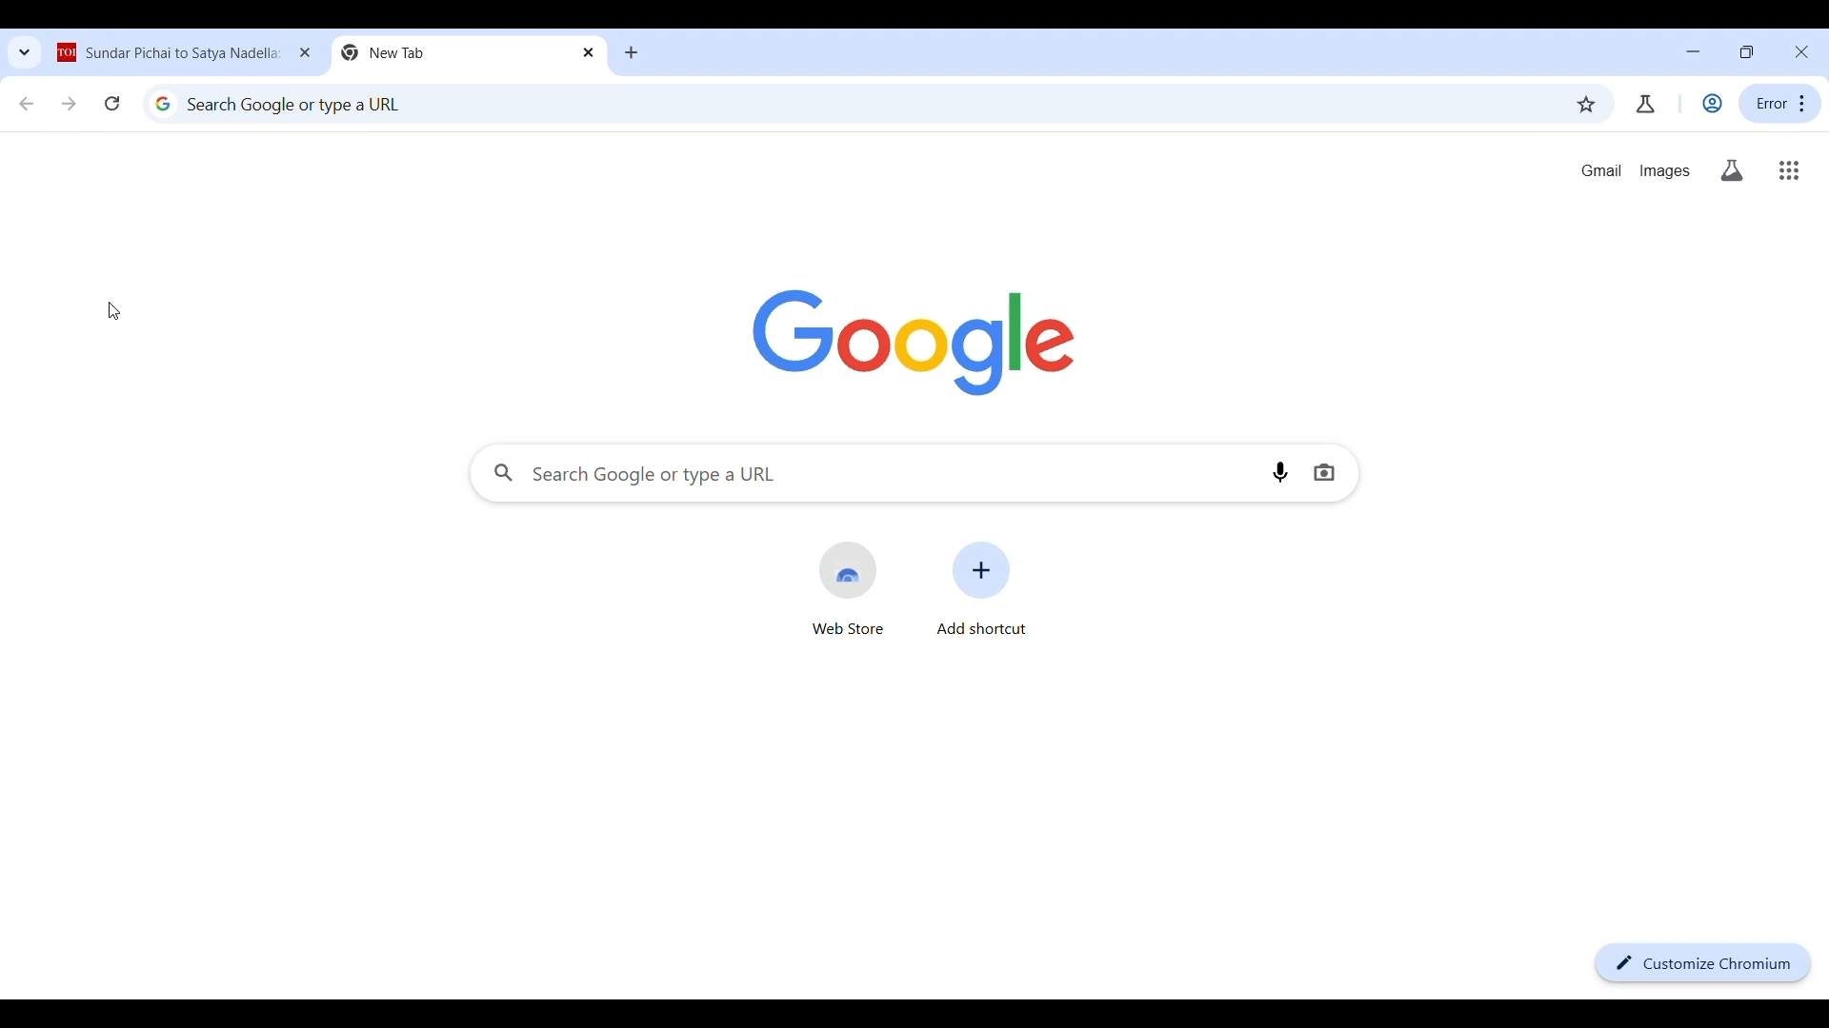 This screenshot has height=1028, width=1829. What do you see at coordinates (1789, 170) in the screenshot?
I see `Google apps` at bounding box center [1789, 170].